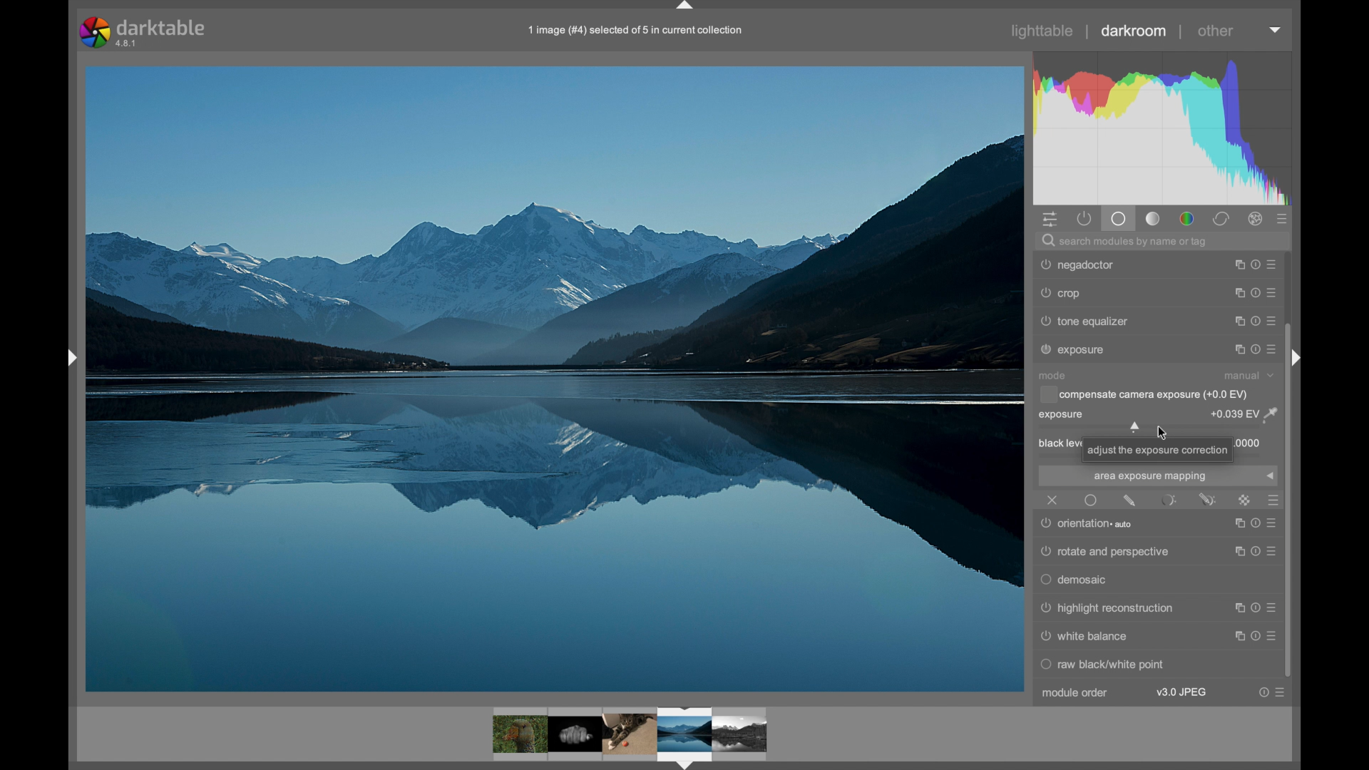 The height and width of the screenshot is (770, 1369). What do you see at coordinates (1157, 450) in the screenshot?
I see `tooltip` at bounding box center [1157, 450].